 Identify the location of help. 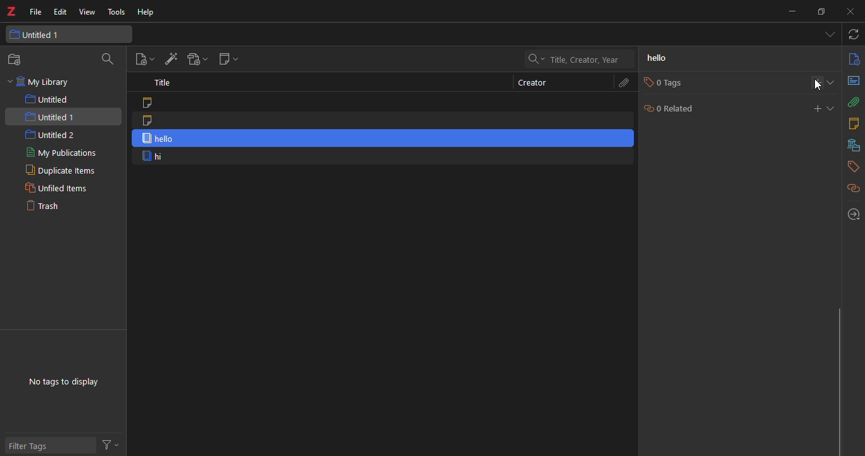
(148, 12).